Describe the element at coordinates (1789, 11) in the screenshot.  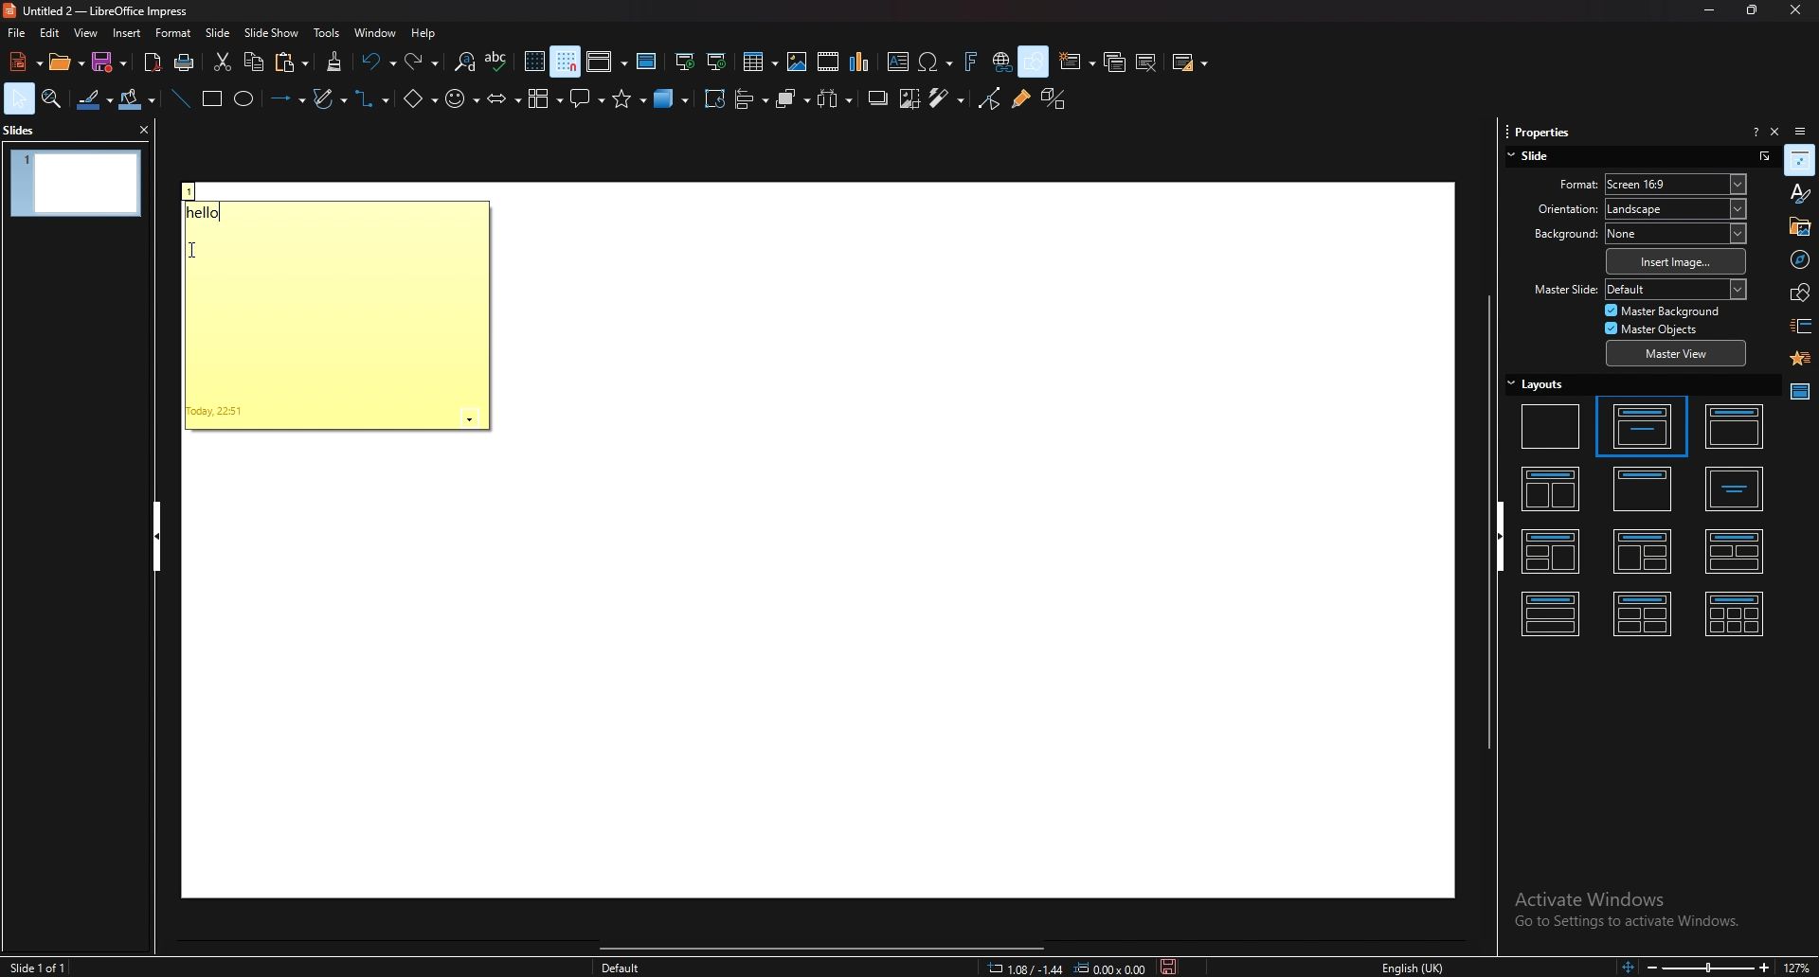
I see `close` at that location.